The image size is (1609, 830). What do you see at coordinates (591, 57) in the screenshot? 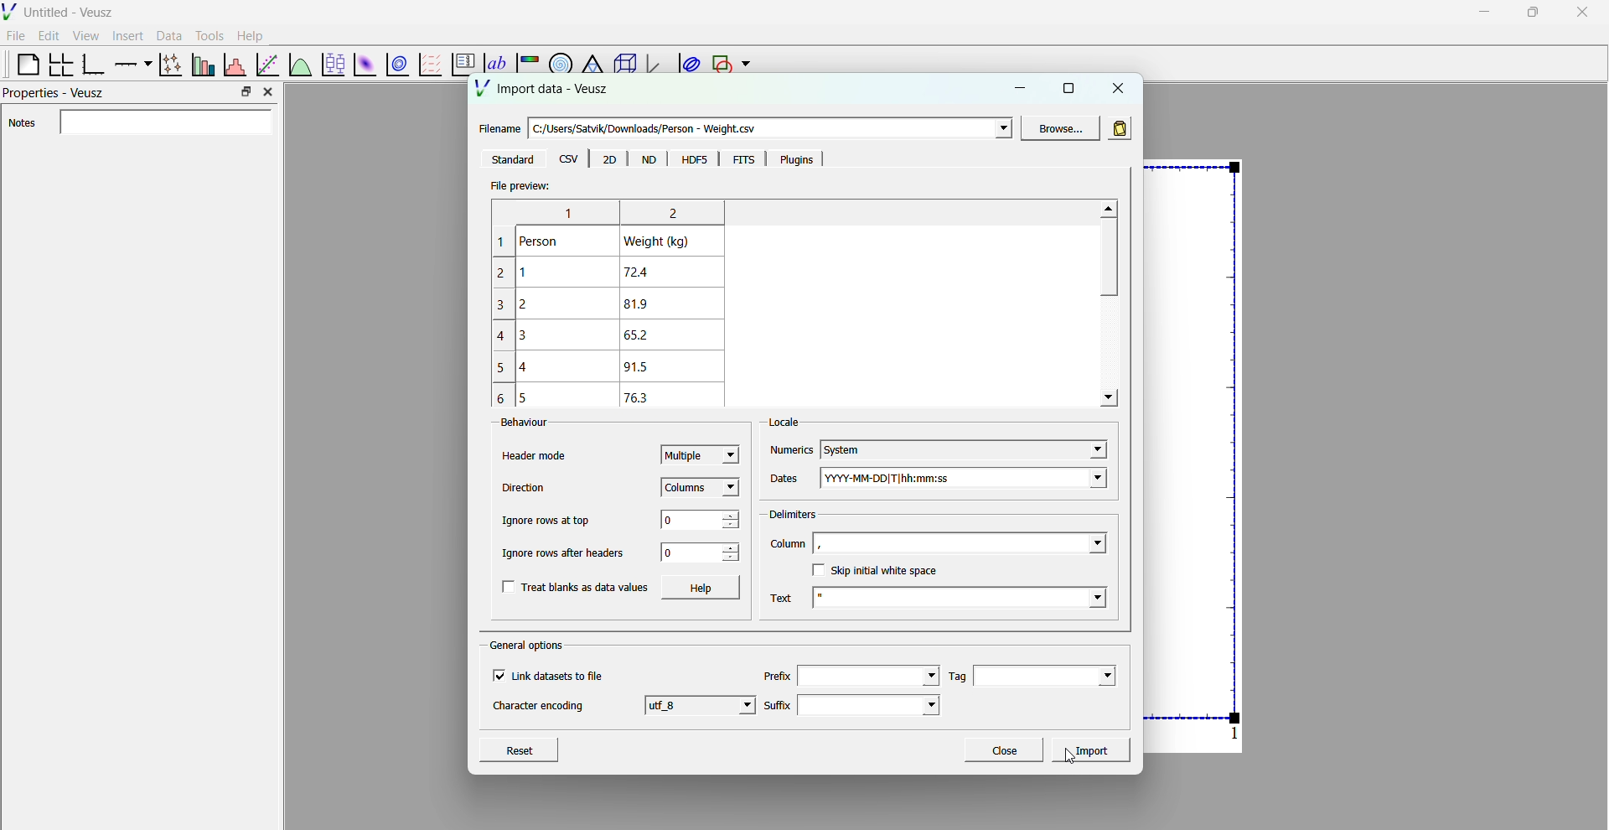
I see `ternary graph` at bounding box center [591, 57].